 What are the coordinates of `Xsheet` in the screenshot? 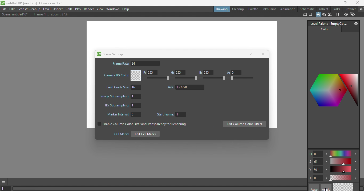 It's located at (323, 9).